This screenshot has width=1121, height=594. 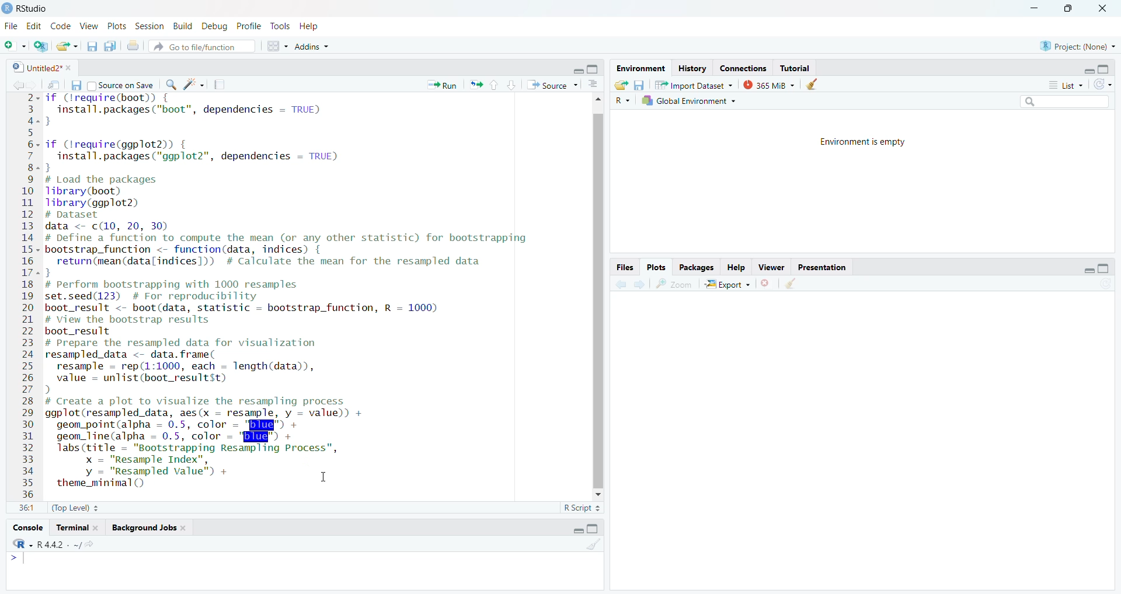 What do you see at coordinates (674, 284) in the screenshot?
I see `zoom` at bounding box center [674, 284].